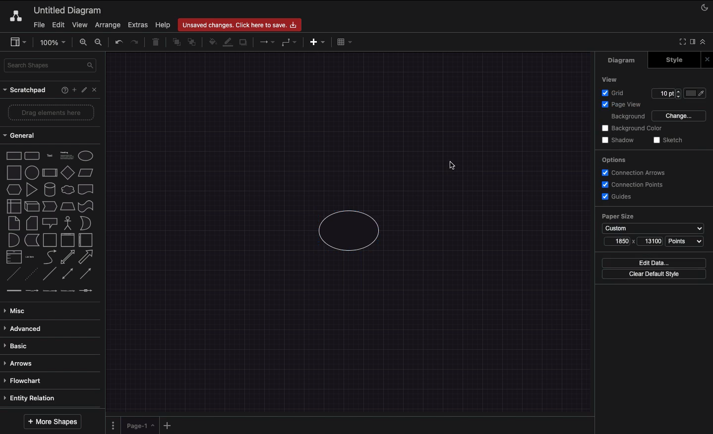 Image resolution: width=713 pixels, height=434 pixels. Describe the element at coordinates (157, 43) in the screenshot. I see `Trash` at that location.